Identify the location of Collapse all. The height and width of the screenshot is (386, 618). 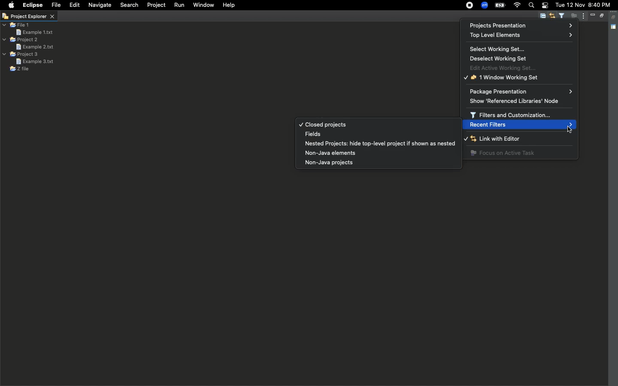
(614, 17).